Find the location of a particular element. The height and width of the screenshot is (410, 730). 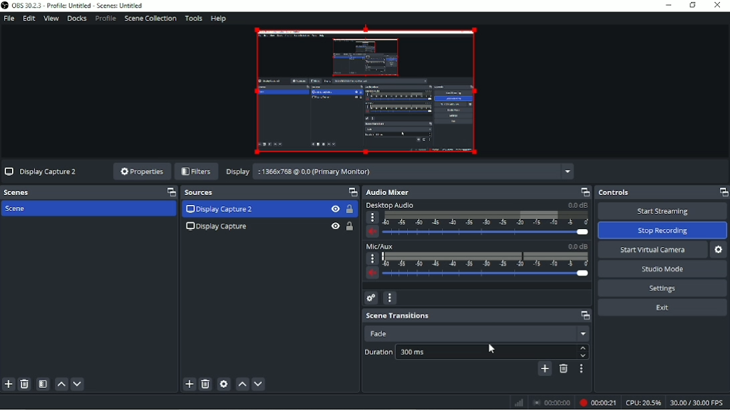

Fade is located at coordinates (476, 332).